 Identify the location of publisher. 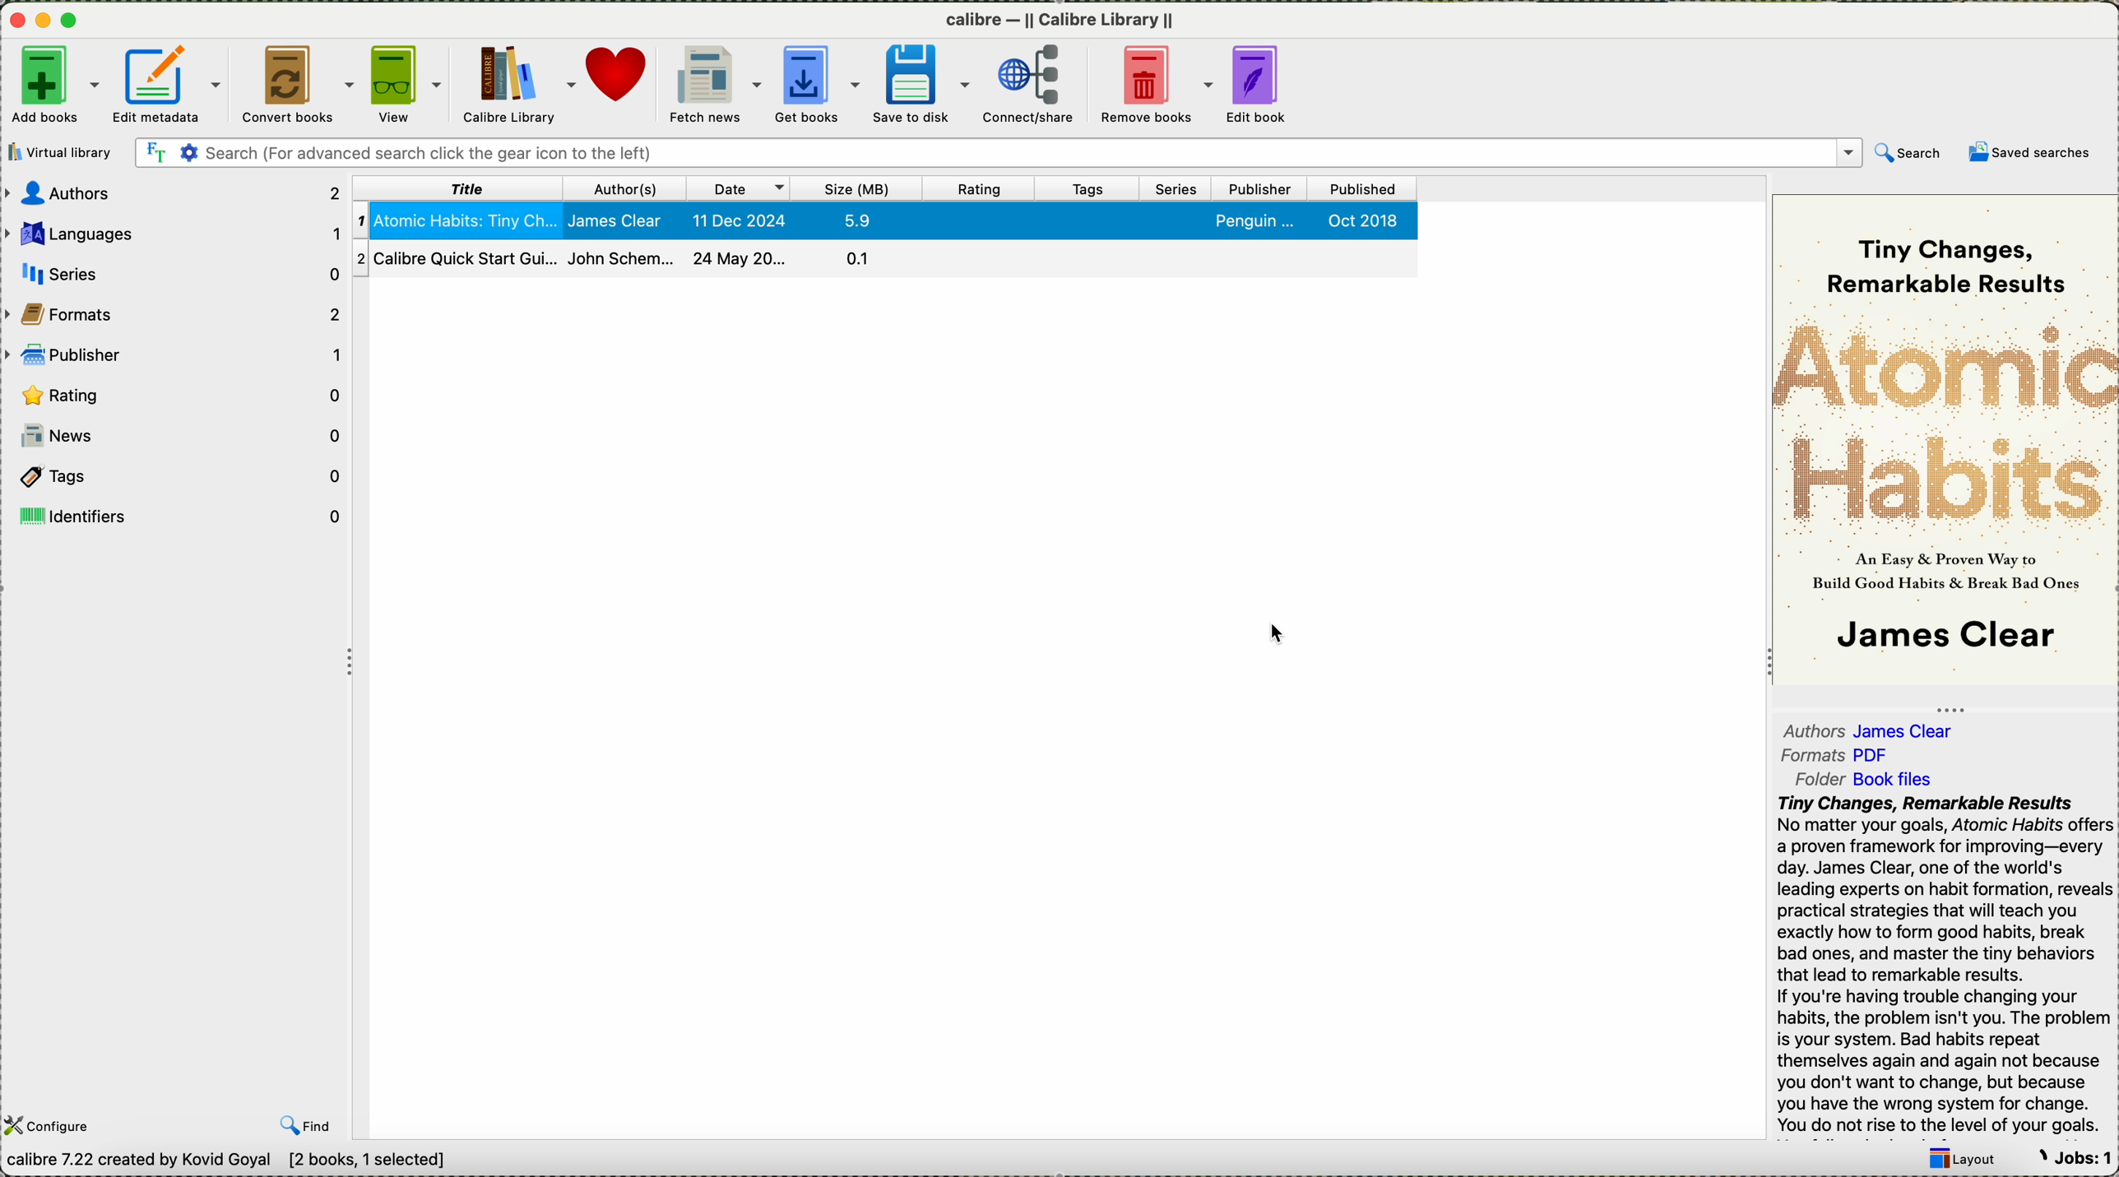
(176, 353).